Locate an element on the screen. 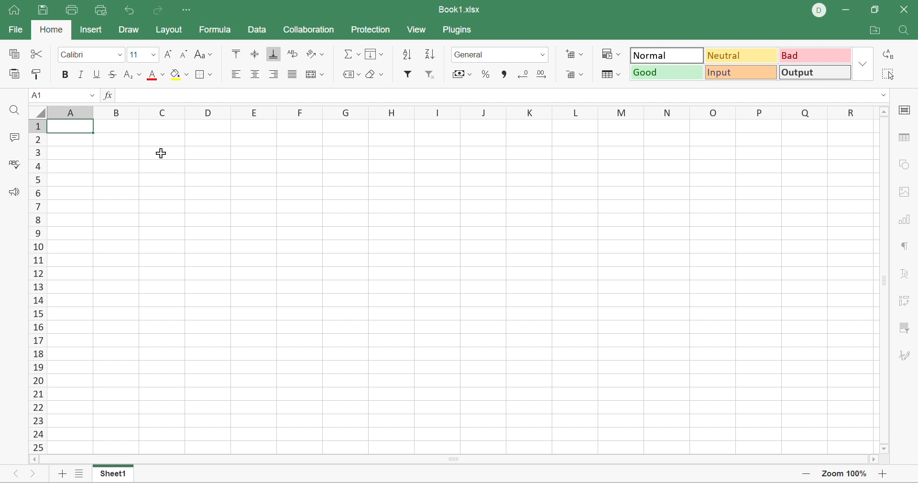 The image size is (918, 483). File is located at coordinates (16, 29).